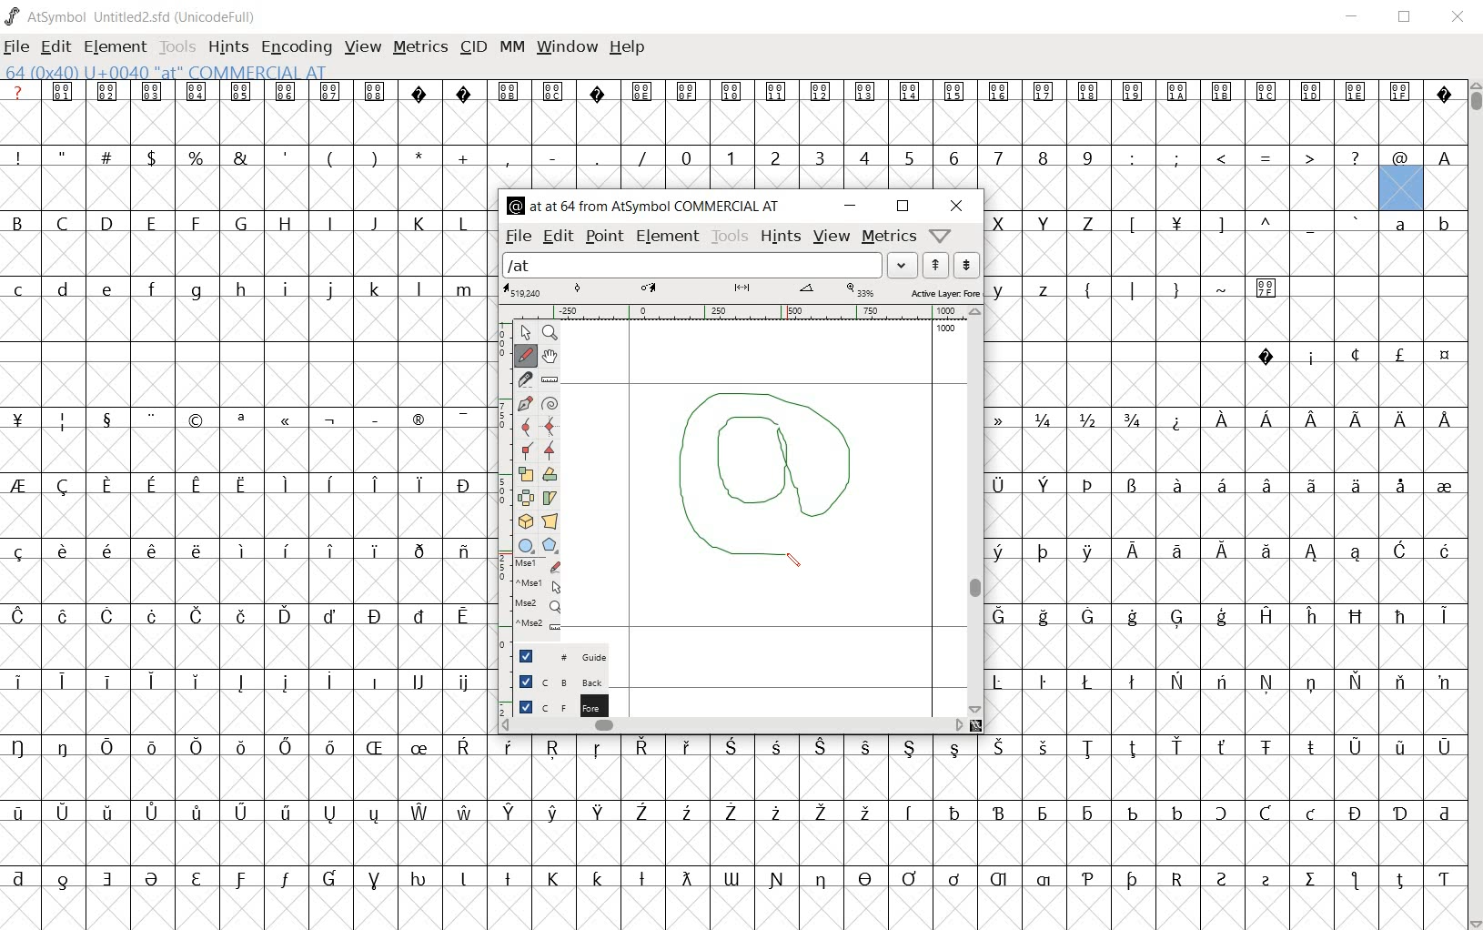 This screenshot has width=1483, height=930. What do you see at coordinates (570, 45) in the screenshot?
I see `WINDOW` at bounding box center [570, 45].